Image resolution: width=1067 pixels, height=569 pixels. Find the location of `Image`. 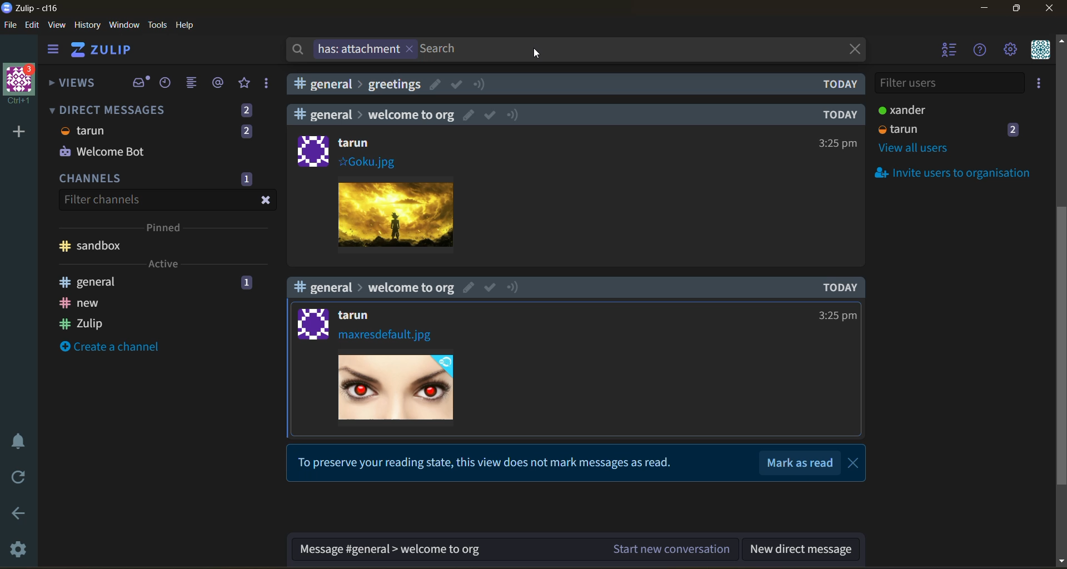

Image is located at coordinates (396, 212).